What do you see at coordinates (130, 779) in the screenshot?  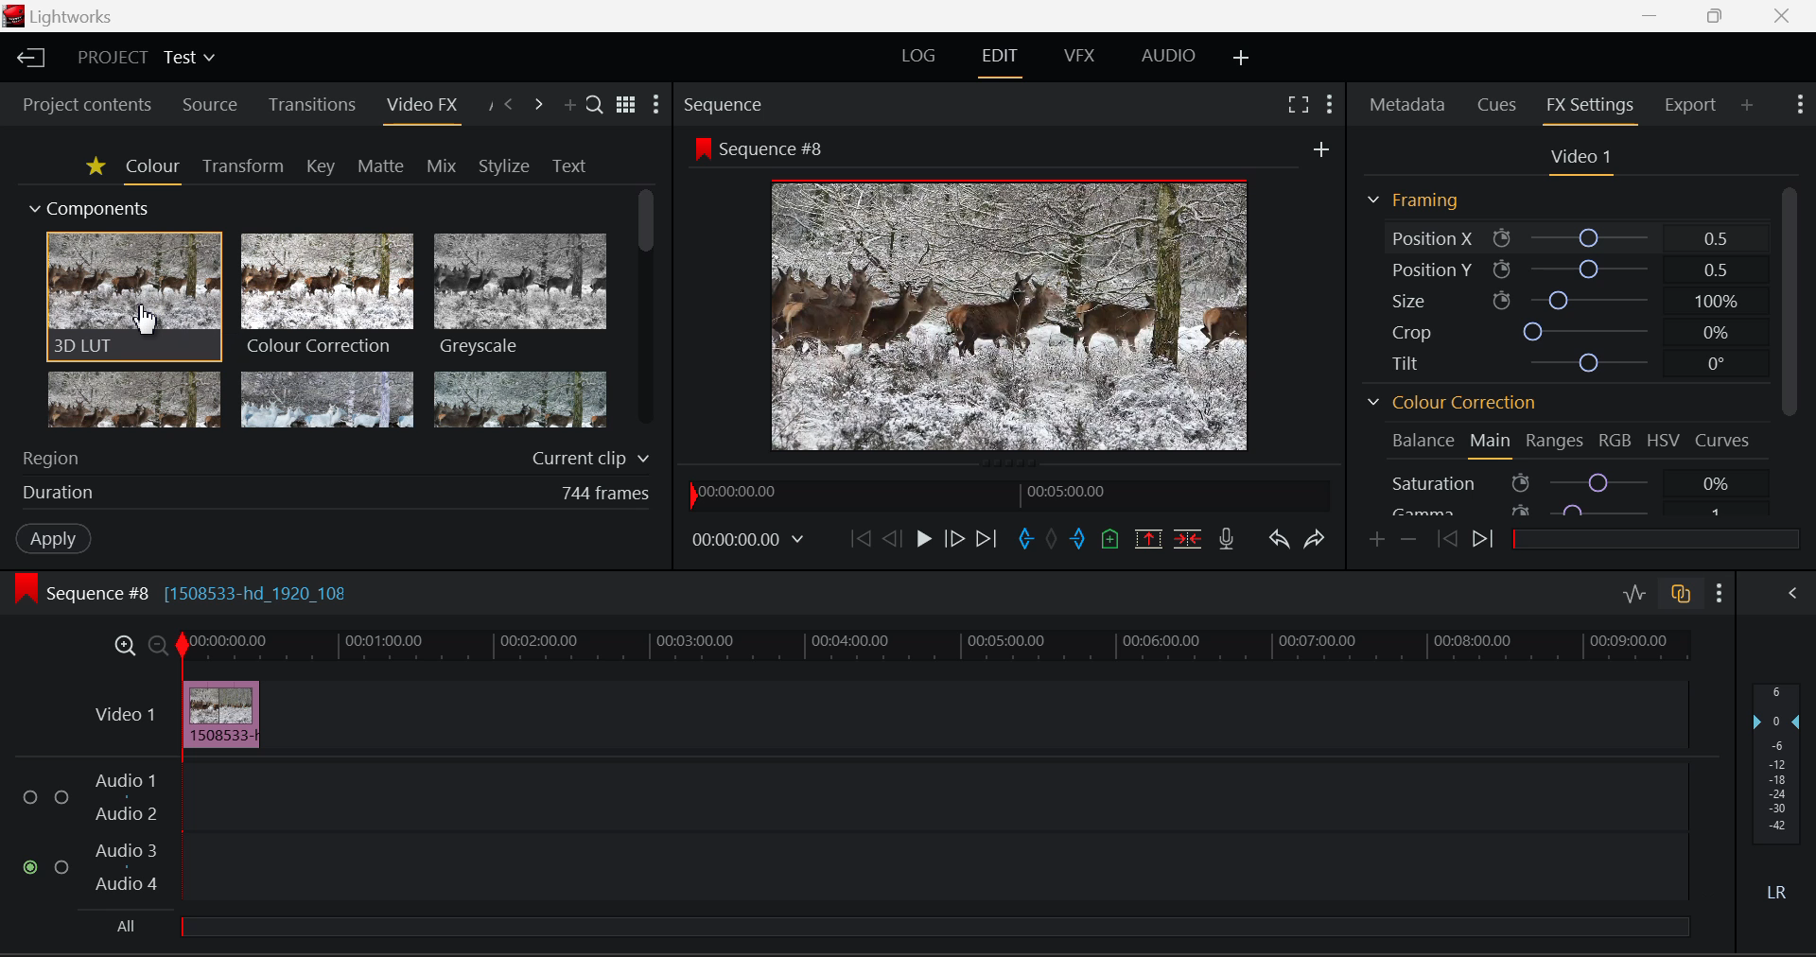 I see `Audio 1` at bounding box center [130, 779].